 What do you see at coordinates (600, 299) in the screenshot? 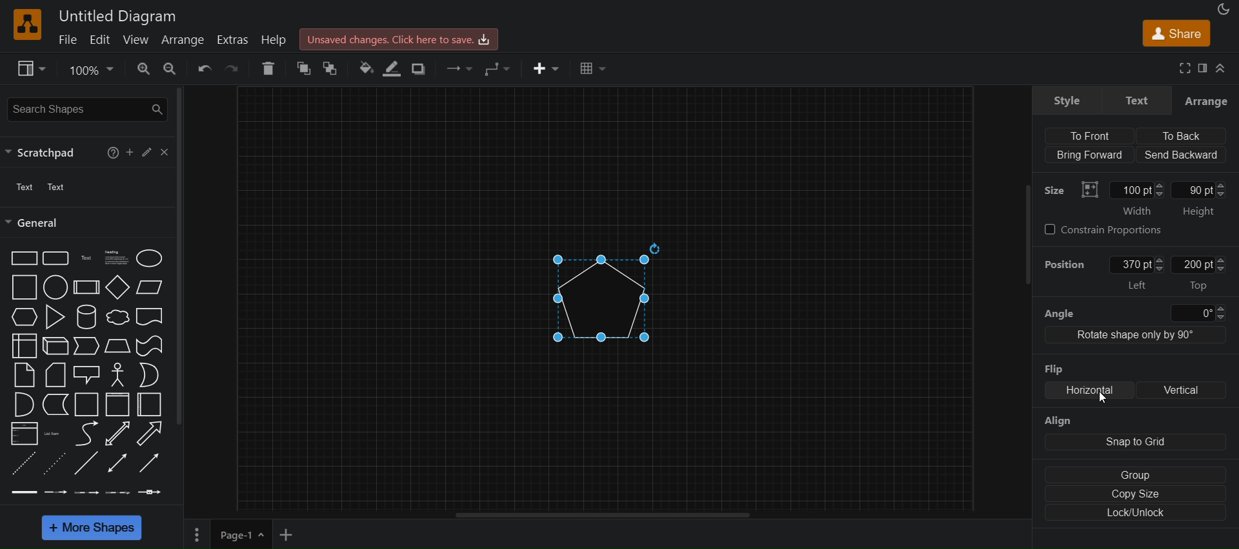
I see `pentagon flipped horizontally` at bounding box center [600, 299].